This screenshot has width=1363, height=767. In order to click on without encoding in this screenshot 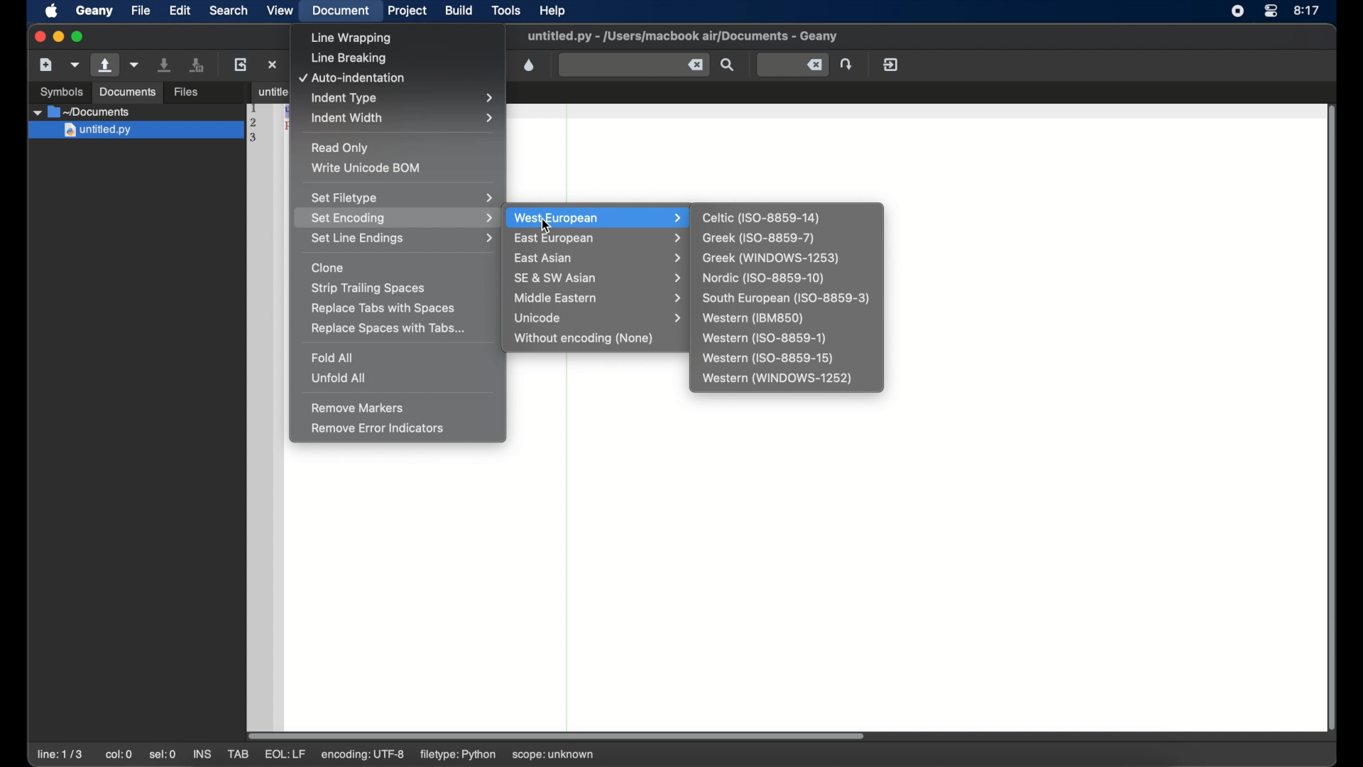, I will do `click(585, 339)`.